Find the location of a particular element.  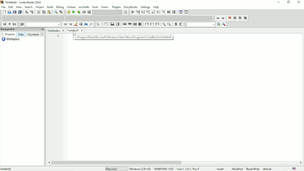

Prev is located at coordinates (65, 24).